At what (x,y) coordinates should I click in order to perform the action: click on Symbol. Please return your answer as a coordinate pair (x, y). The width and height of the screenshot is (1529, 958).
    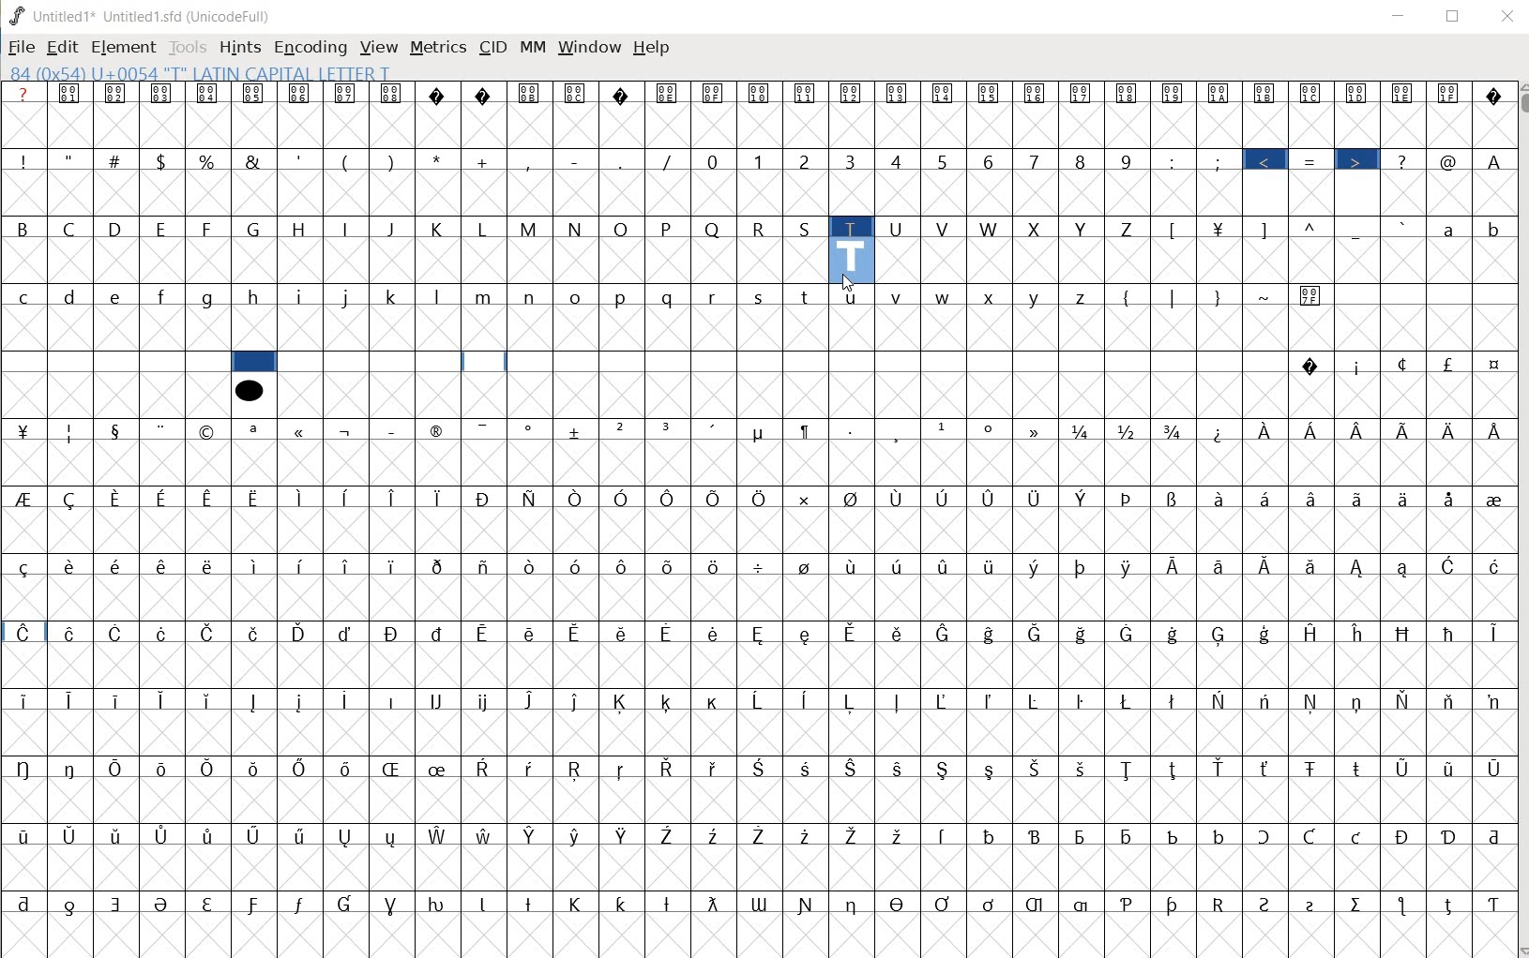
    Looking at the image, I should click on (213, 770).